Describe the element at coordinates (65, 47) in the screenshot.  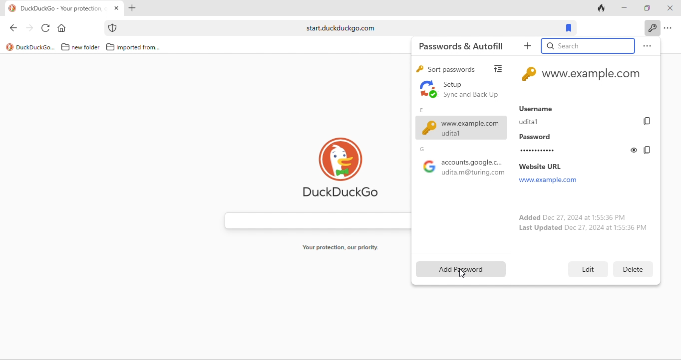
I see `folder icon` at that location.